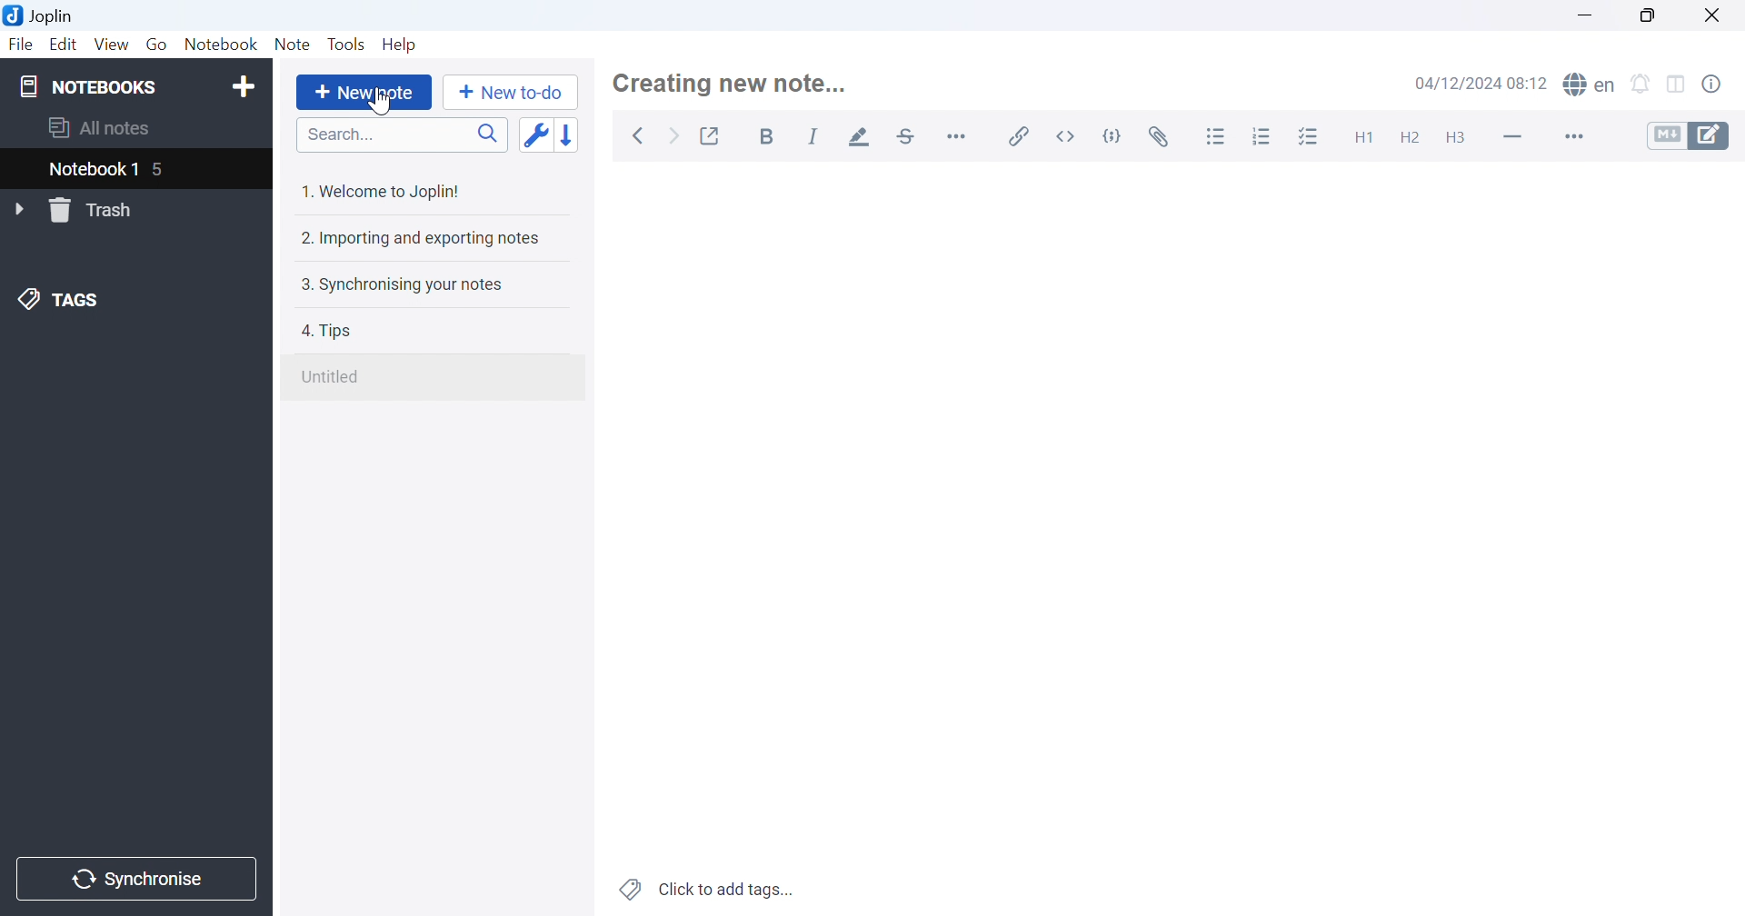  Describe the element at coordinates (374, 102) in the screenshot. I see `Cursor` at that location.